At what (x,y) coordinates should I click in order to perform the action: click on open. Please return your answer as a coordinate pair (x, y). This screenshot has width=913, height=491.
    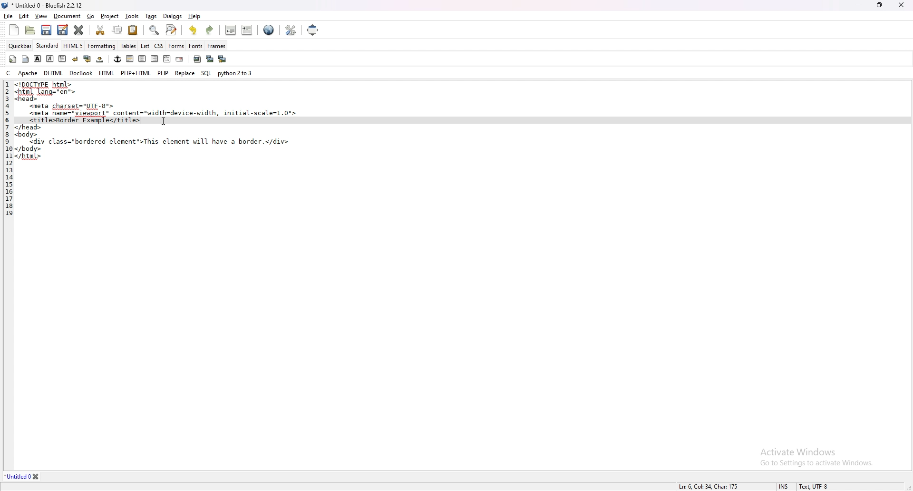
    Looking at the image, I should click on (31, 31).